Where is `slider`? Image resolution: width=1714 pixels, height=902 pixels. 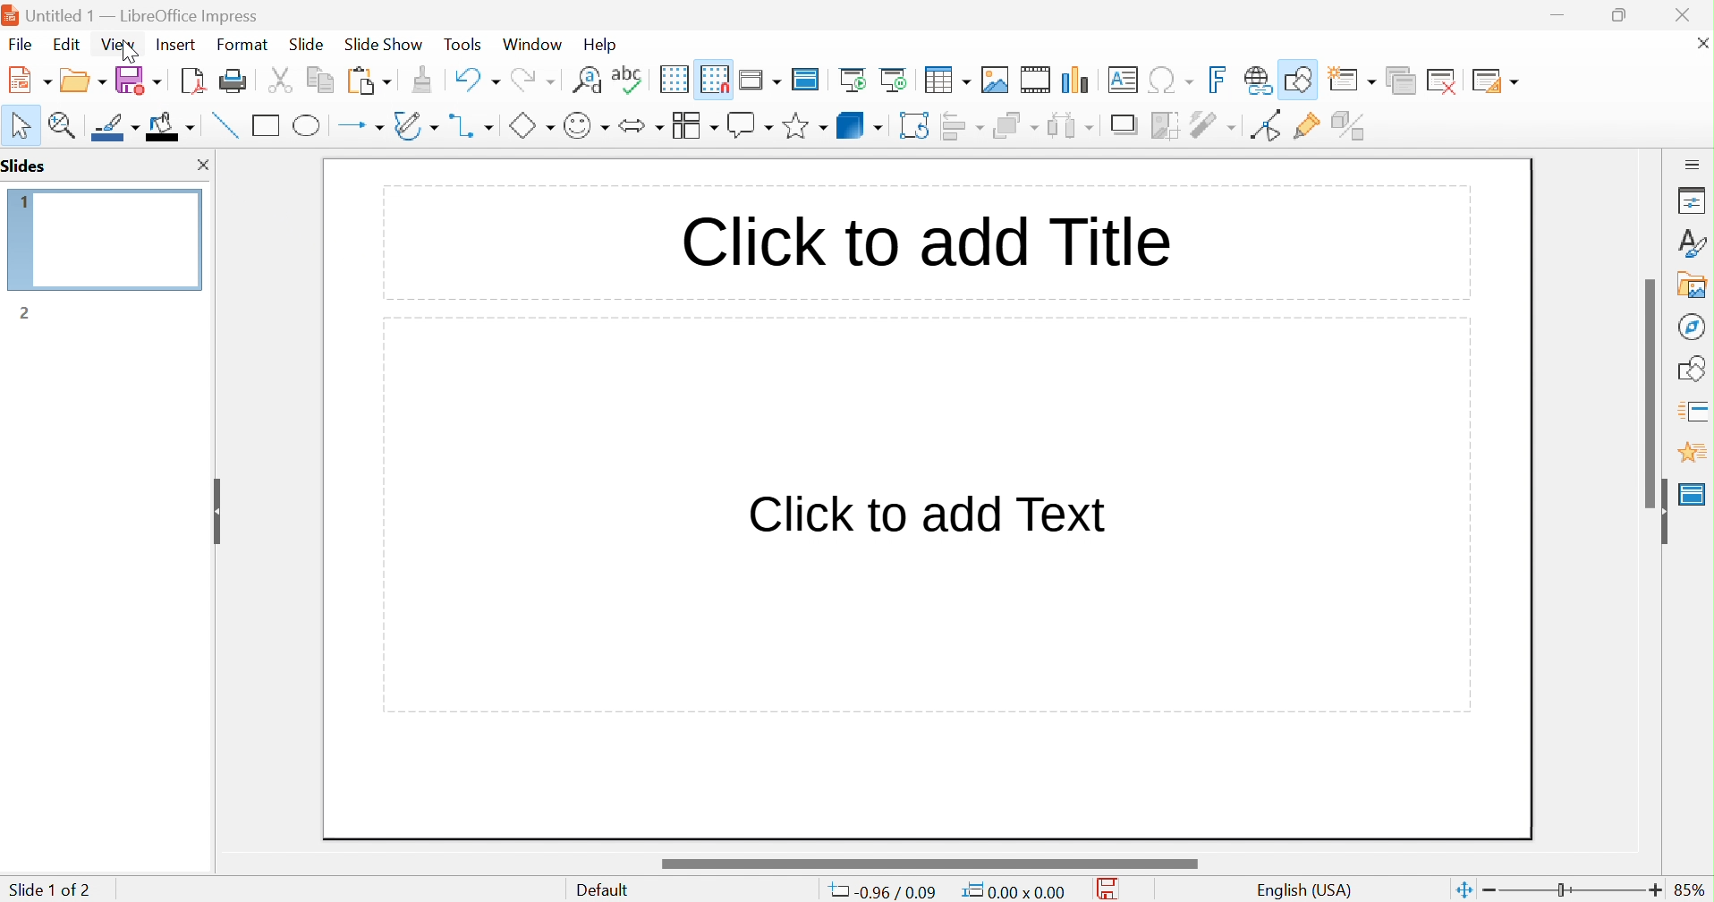
slider is located at coordinates (928, 864).